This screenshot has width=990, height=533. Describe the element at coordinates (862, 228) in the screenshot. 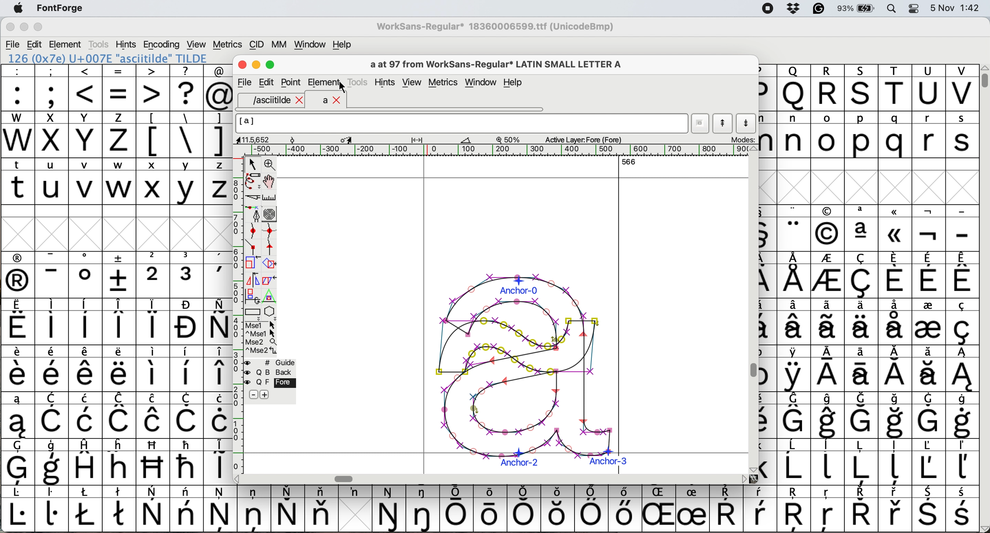

I see `symbol` at that location.